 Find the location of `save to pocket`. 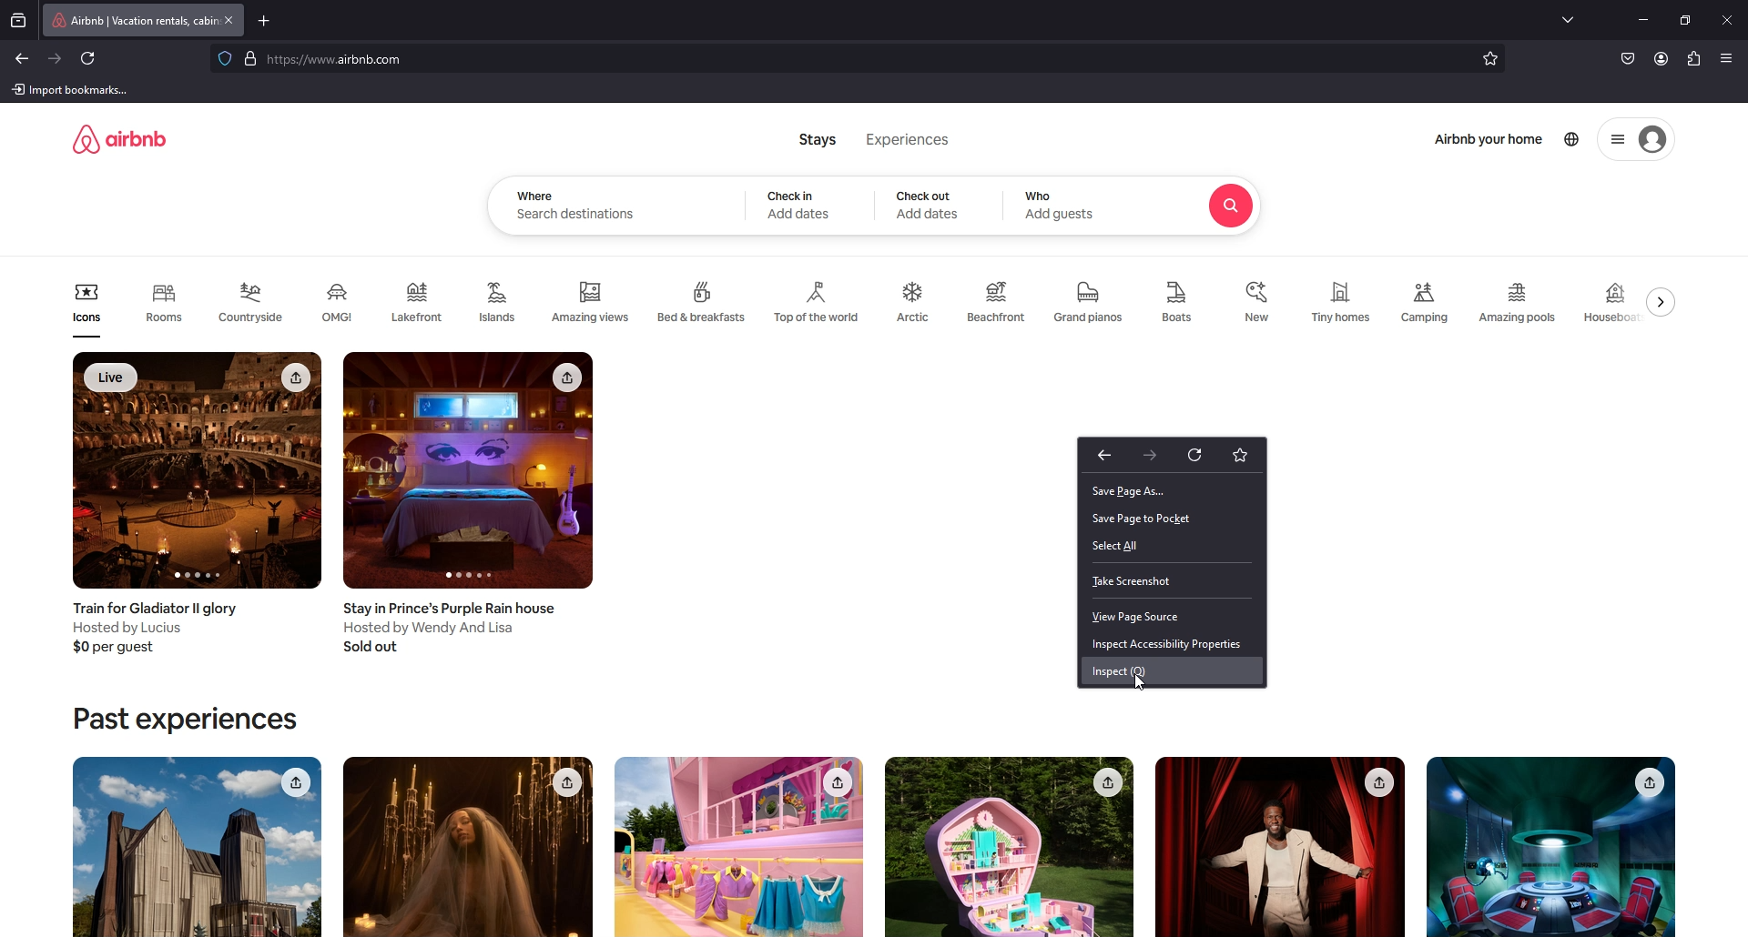

save to pocket is located at coordinates (1628, 60).